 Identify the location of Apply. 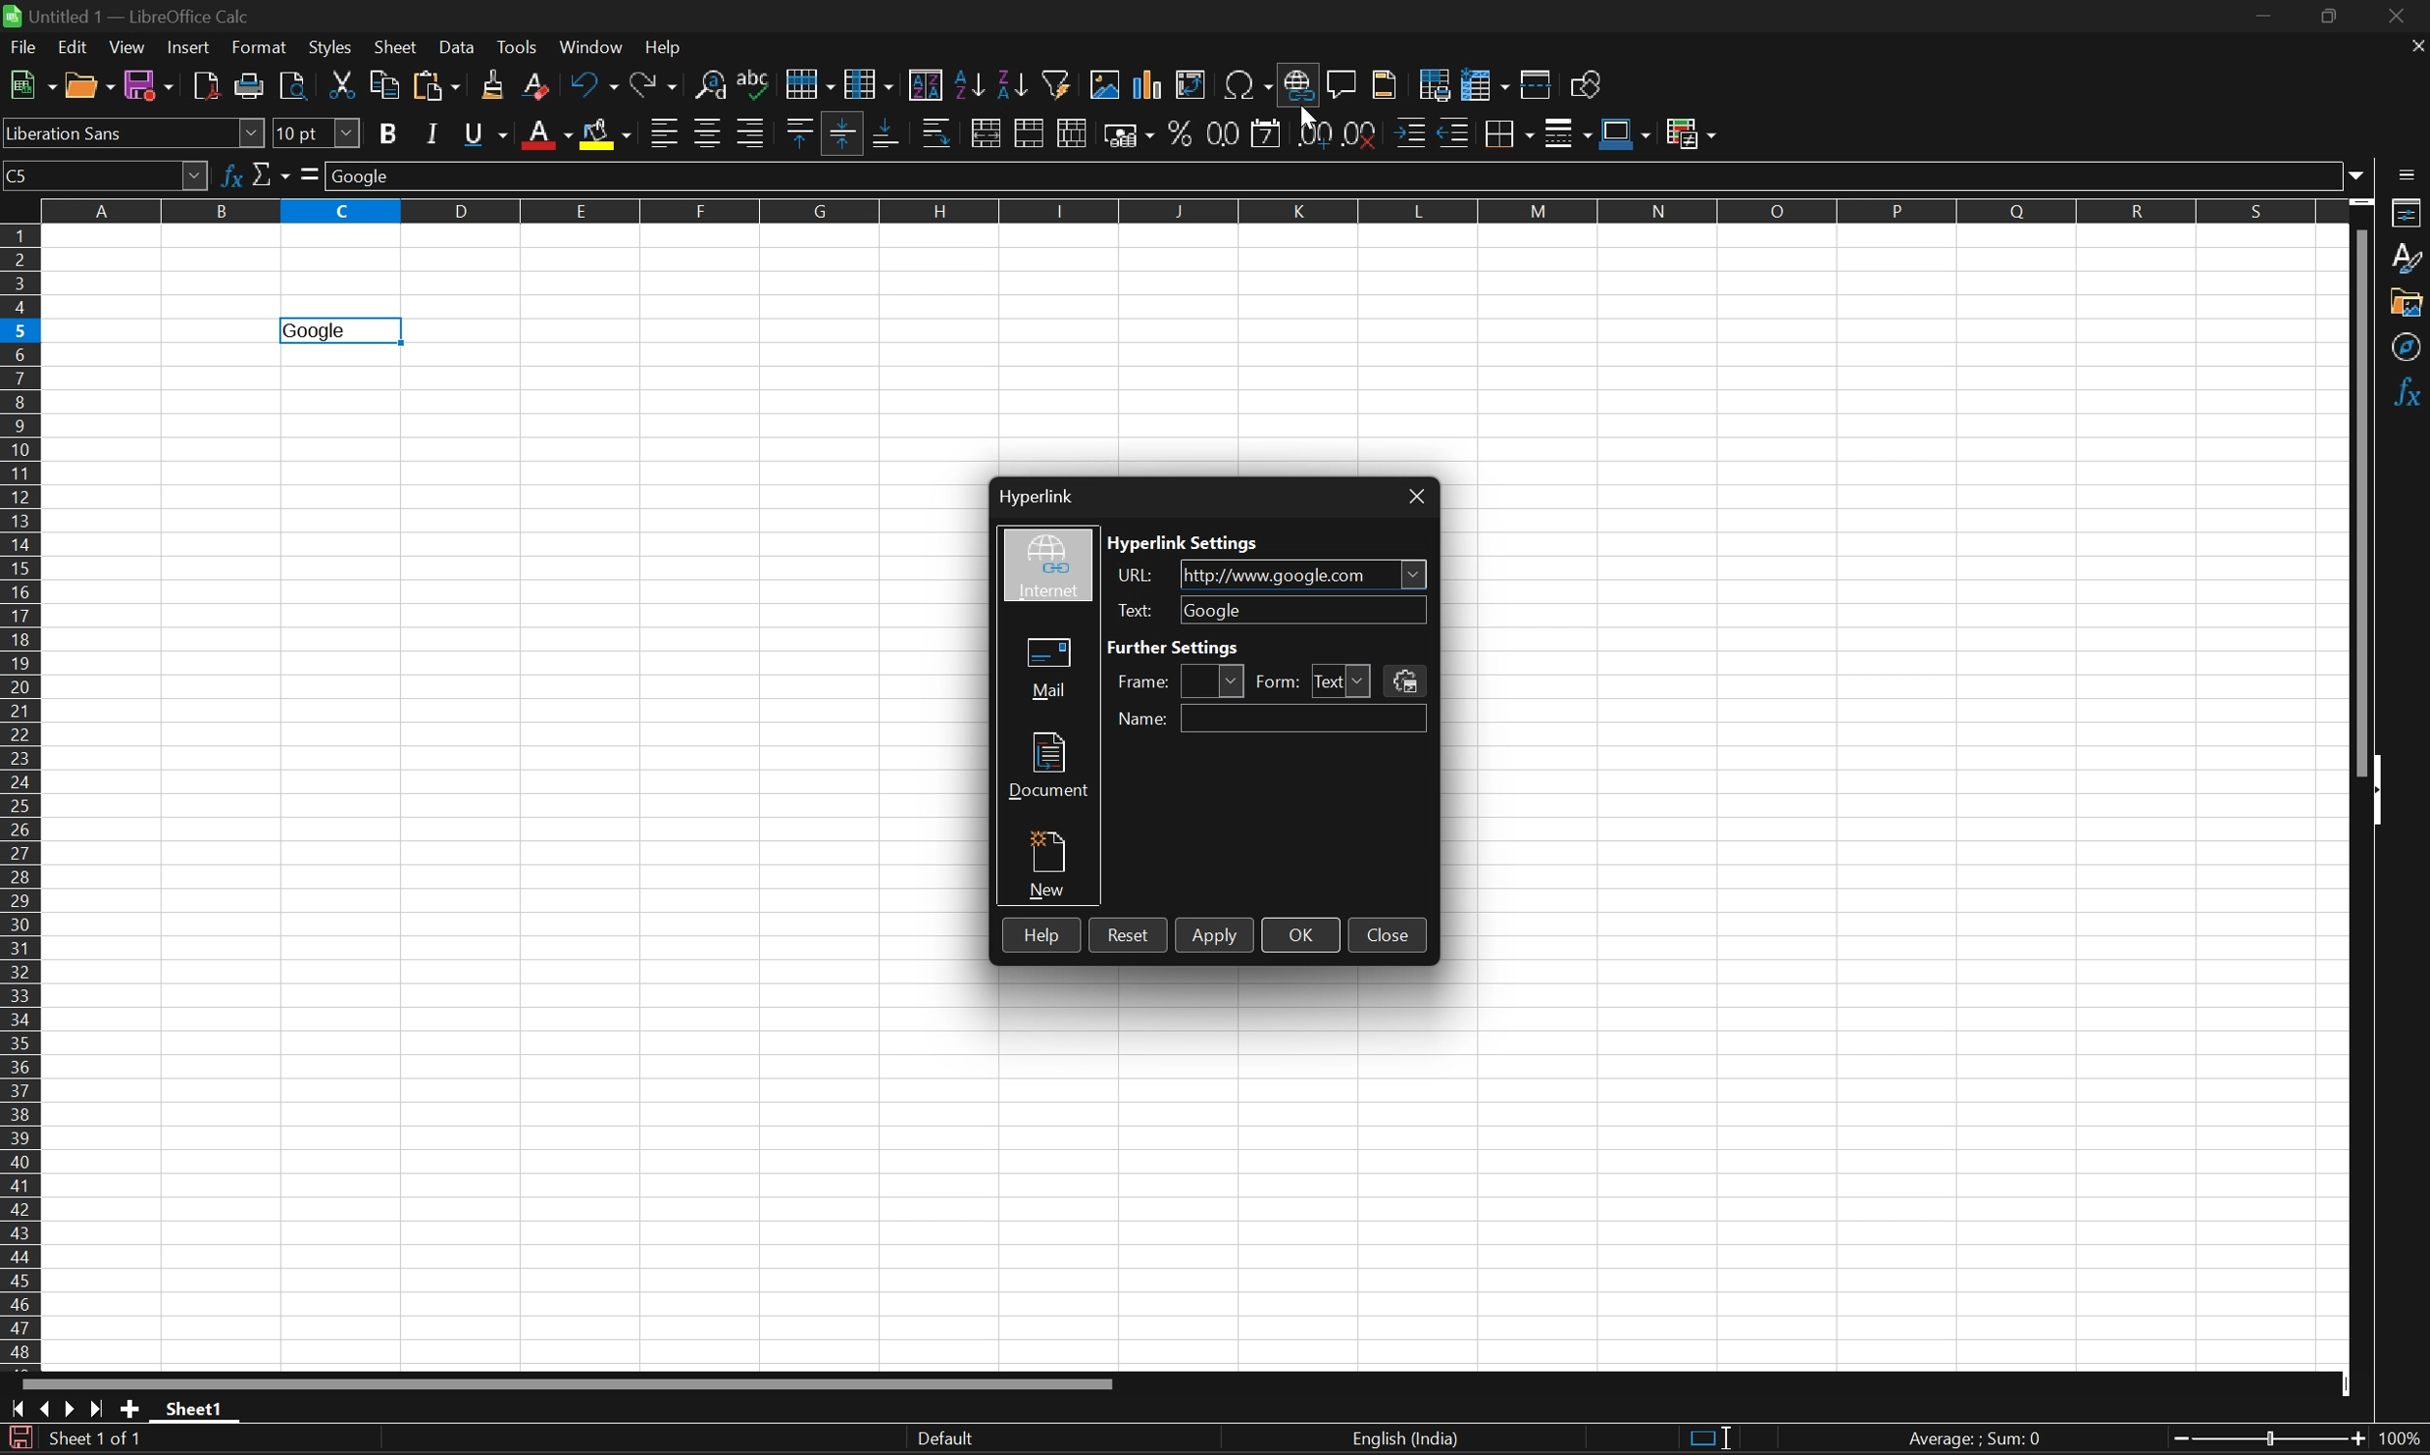
(1215, 937).